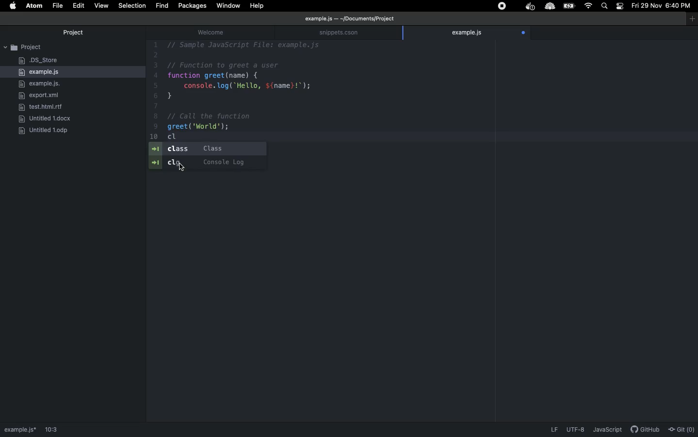  Describe the element at coordinates (38, 61) in the screenshot. I see `DS_Store` at that location.